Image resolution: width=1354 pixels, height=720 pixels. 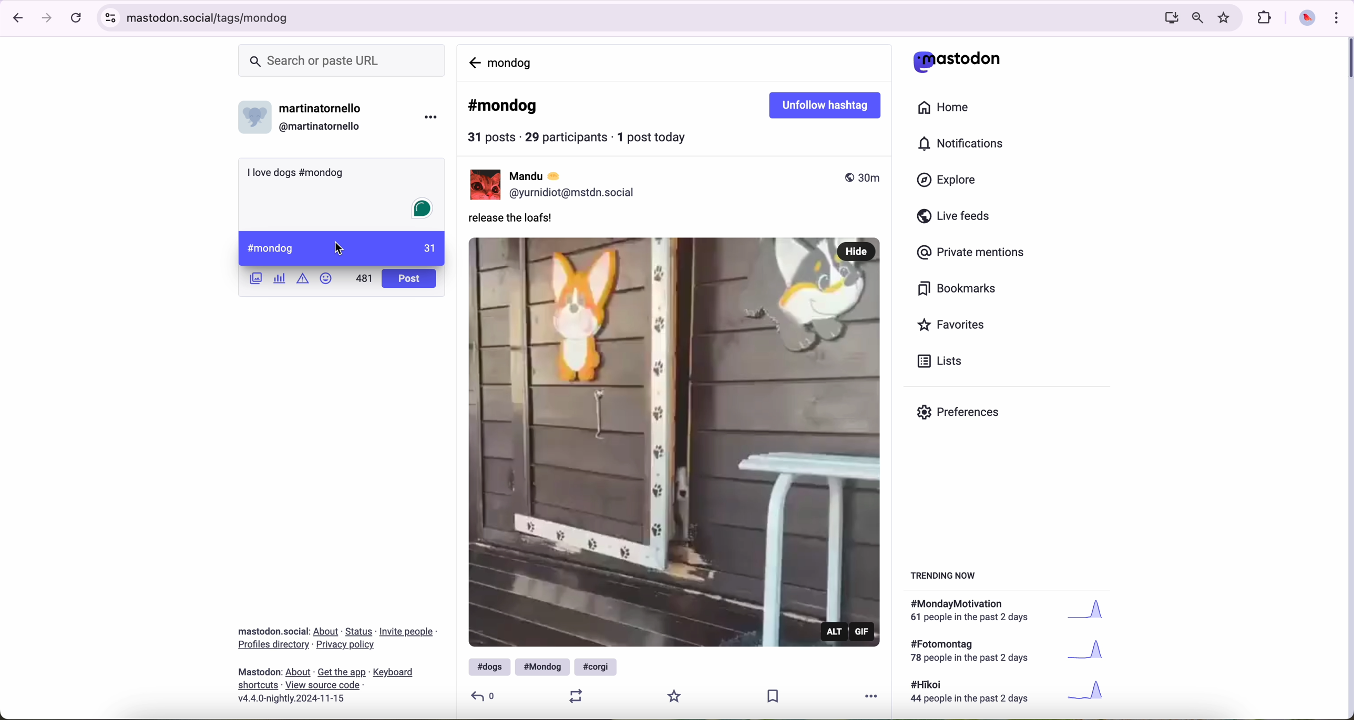 What do you see at coordinates (515, 221) in the screenshot?
I see `release the loafs!` at bounding box center [515, 221].